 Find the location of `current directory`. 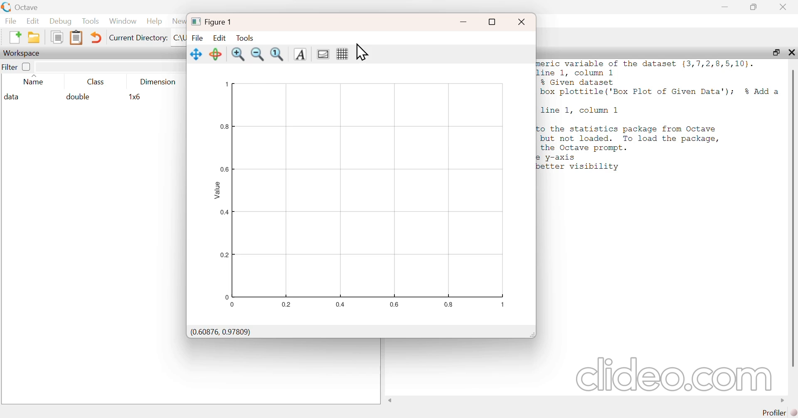

current directory is located at coordinates (139, 38).